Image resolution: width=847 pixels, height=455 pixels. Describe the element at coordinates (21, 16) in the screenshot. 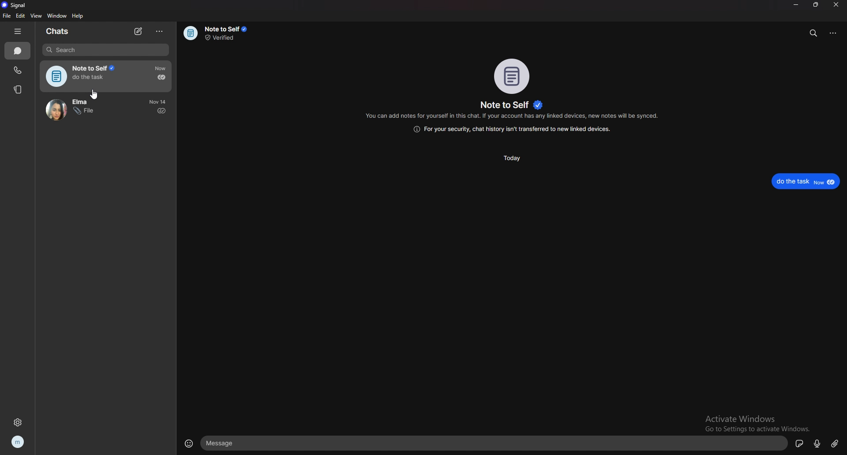

I see `edit` at that location.